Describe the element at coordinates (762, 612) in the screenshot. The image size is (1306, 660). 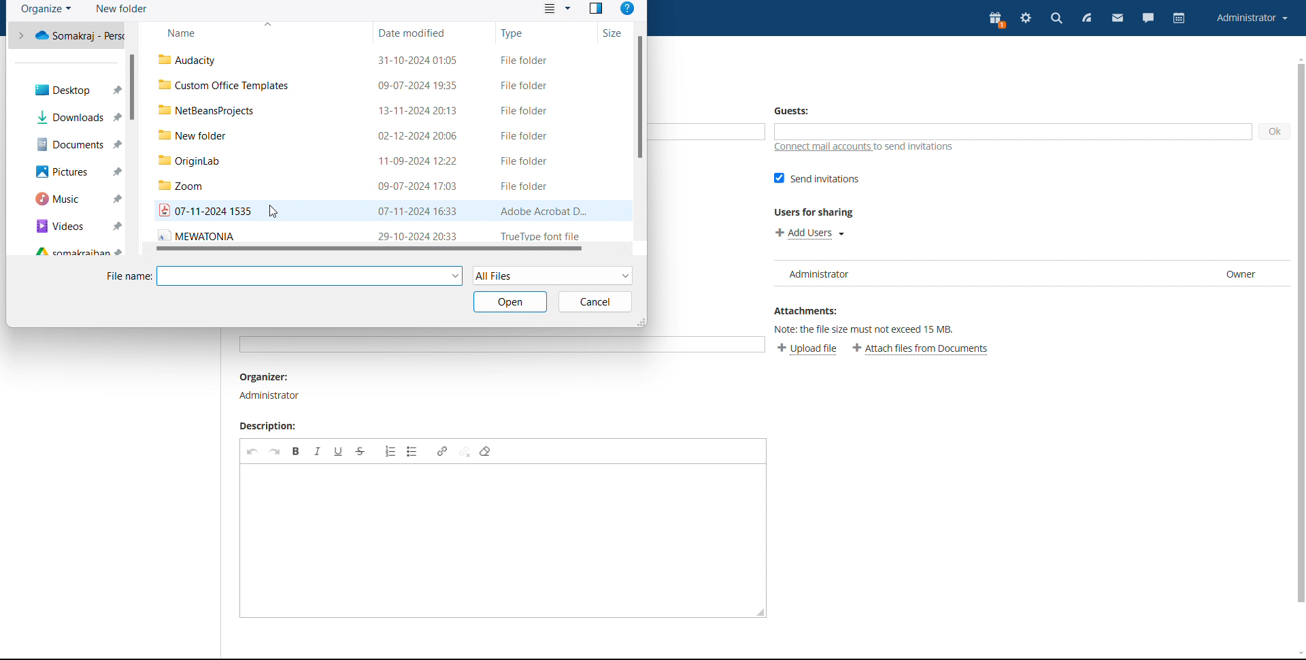
I see `resize` at that location.